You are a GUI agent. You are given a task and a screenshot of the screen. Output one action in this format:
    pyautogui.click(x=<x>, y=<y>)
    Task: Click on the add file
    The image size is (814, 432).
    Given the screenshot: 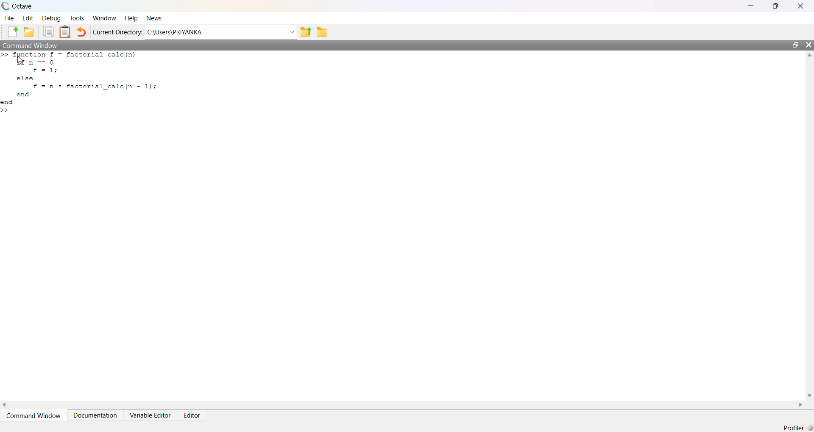 What is the action you would take?
    pyautogui.click(x=14, y=32)
    